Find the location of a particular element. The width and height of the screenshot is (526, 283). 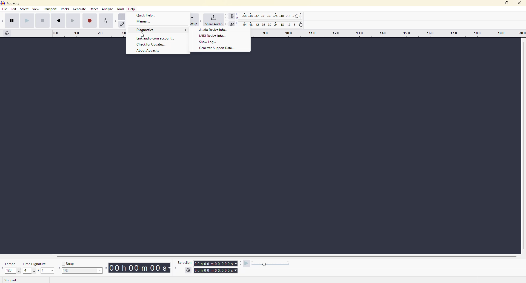

Diagnostics  is located at coordinates (161, 30).